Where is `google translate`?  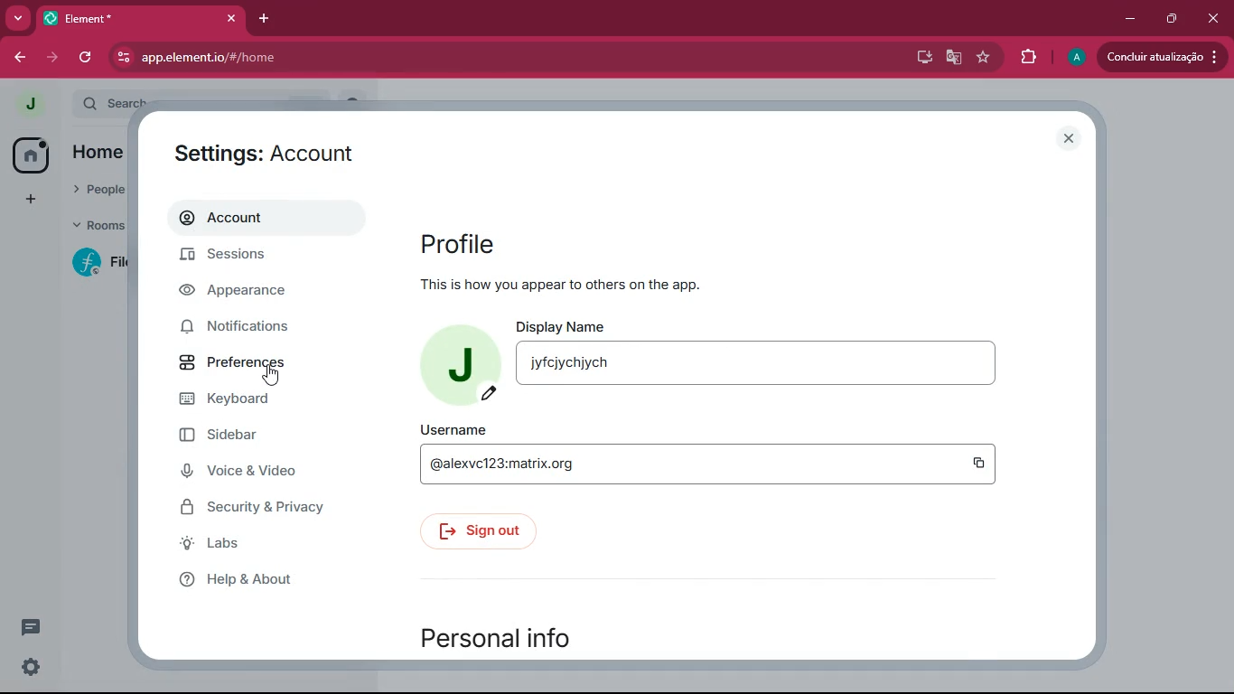 google translate is located at coordinates (954, 59).